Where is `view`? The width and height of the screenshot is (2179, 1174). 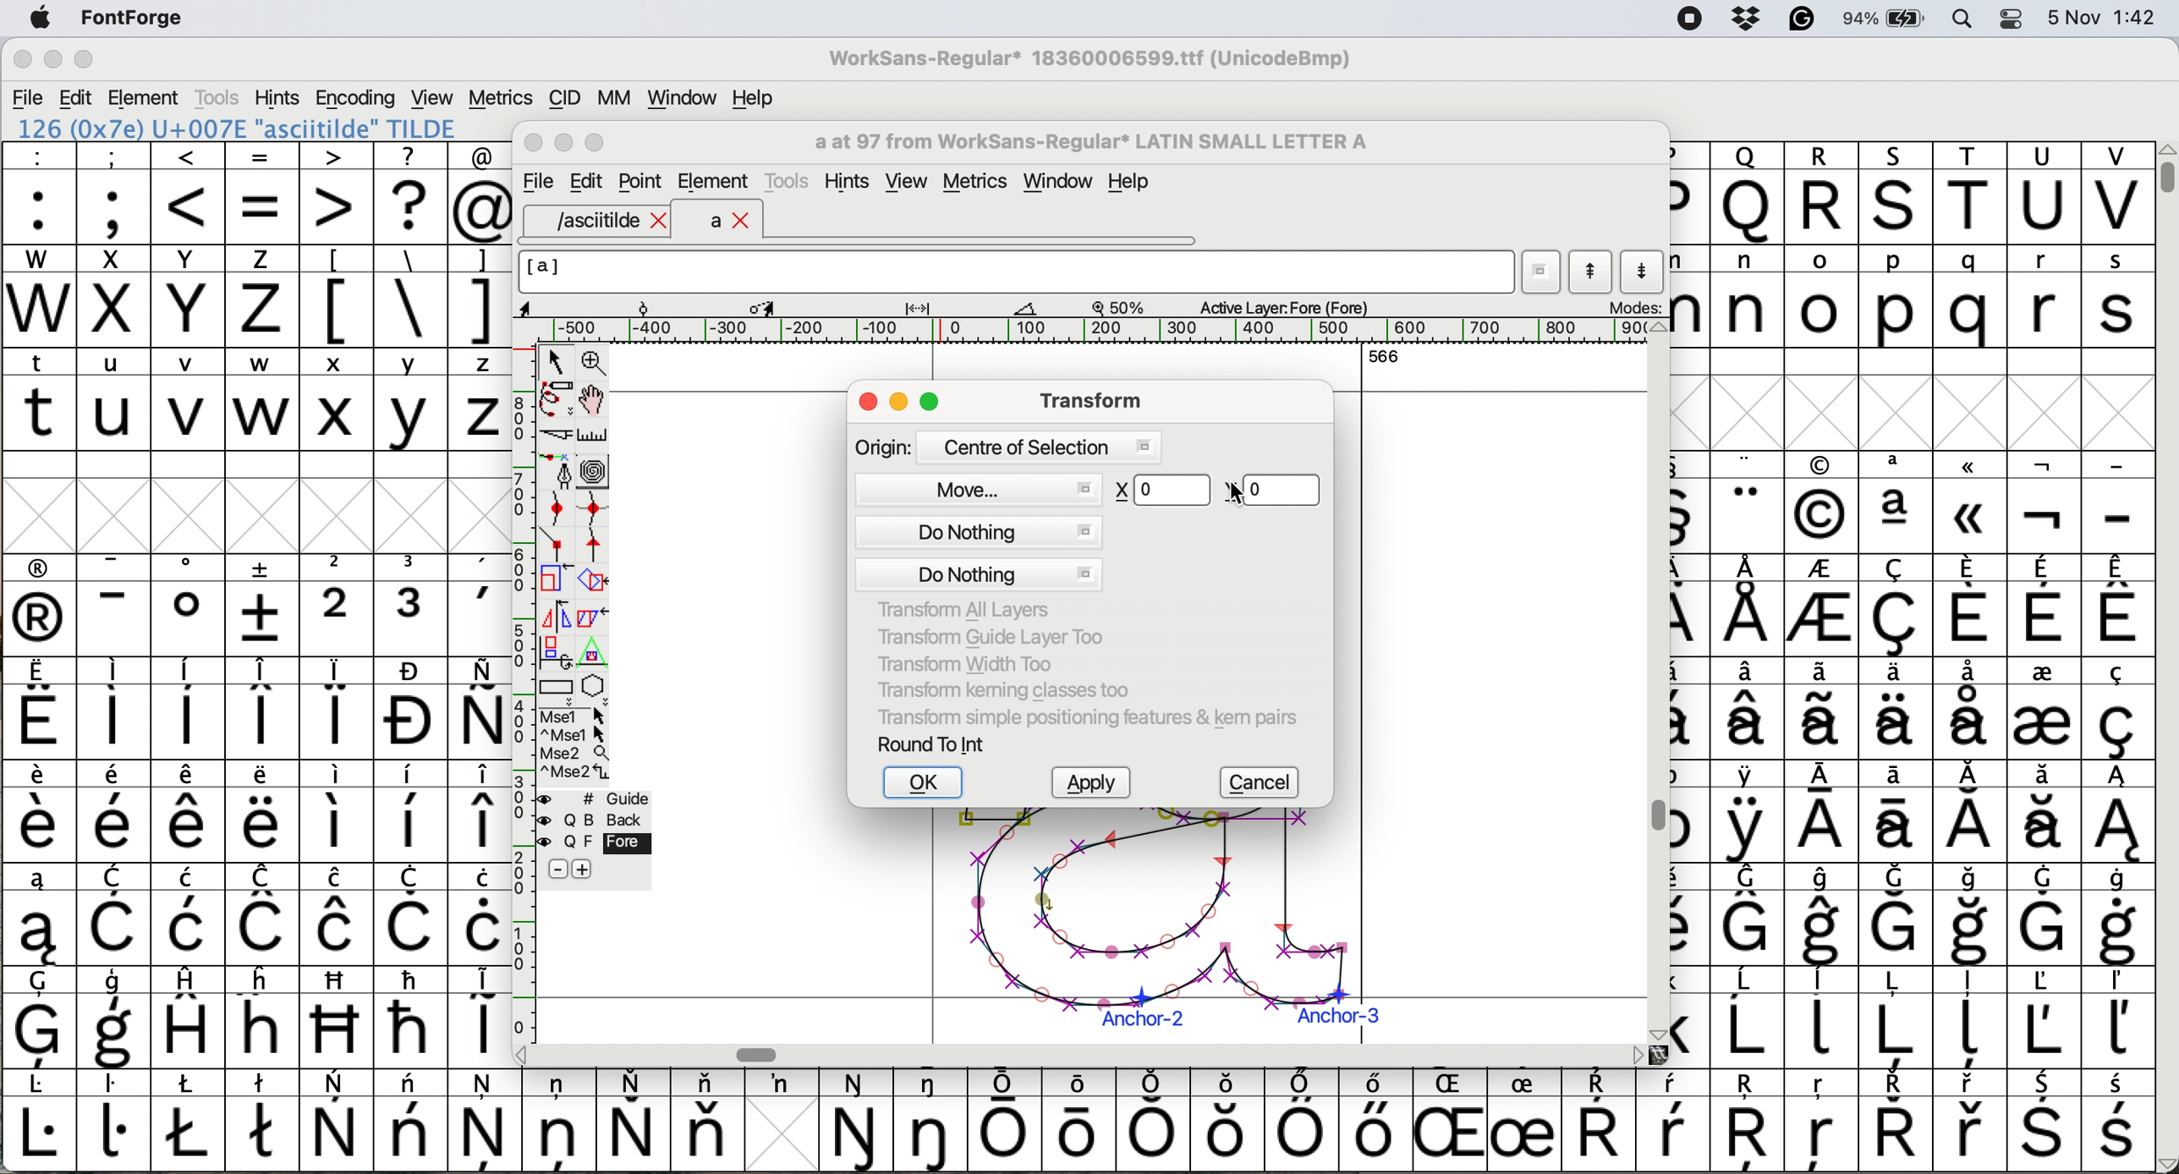 view is located at coordinates (905, 182).